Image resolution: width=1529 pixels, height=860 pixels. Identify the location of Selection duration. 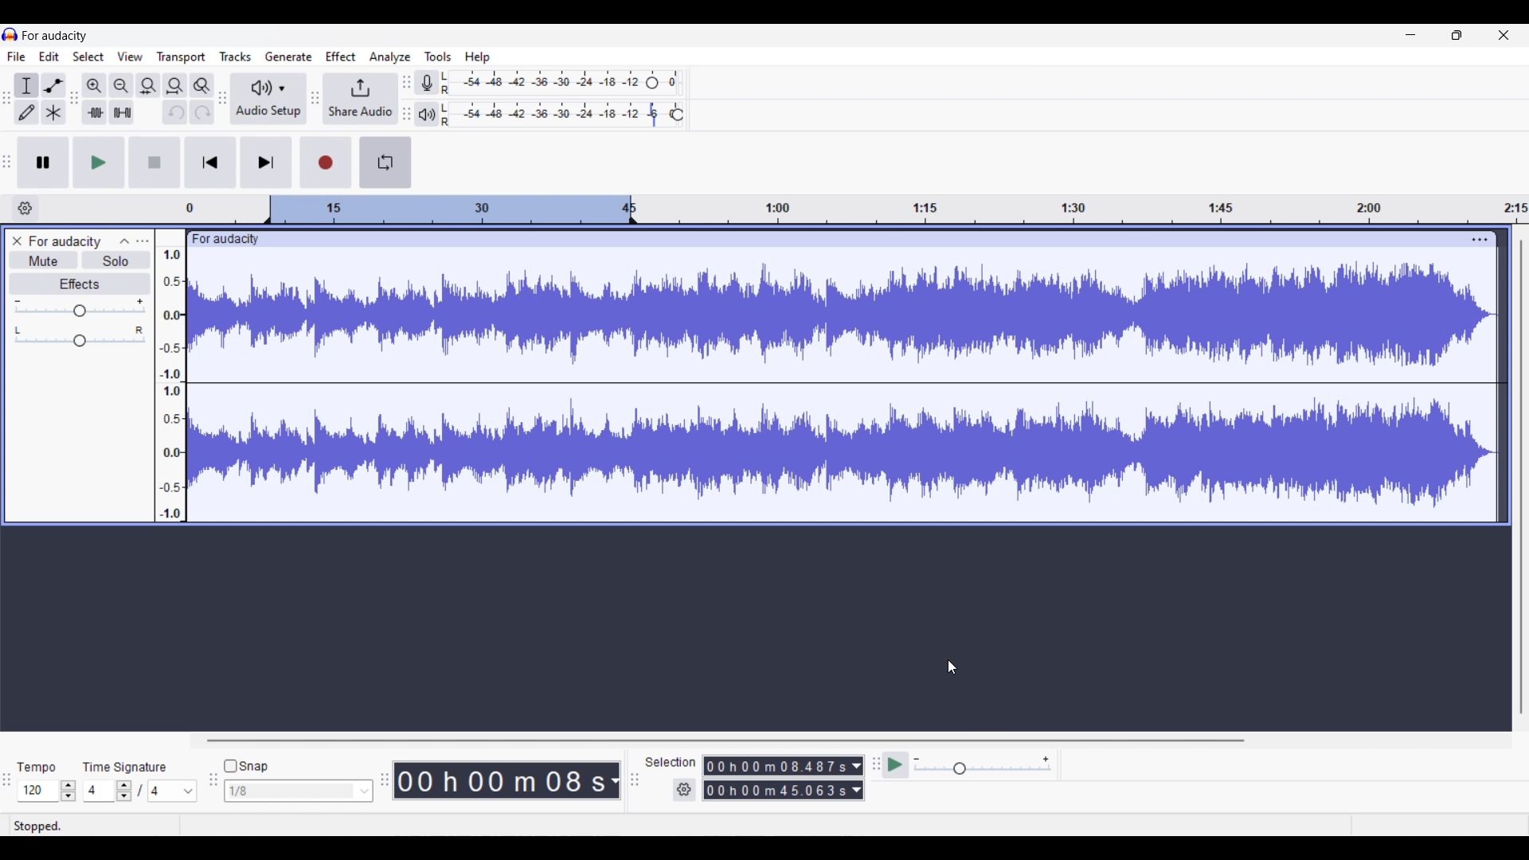
(776, 766).